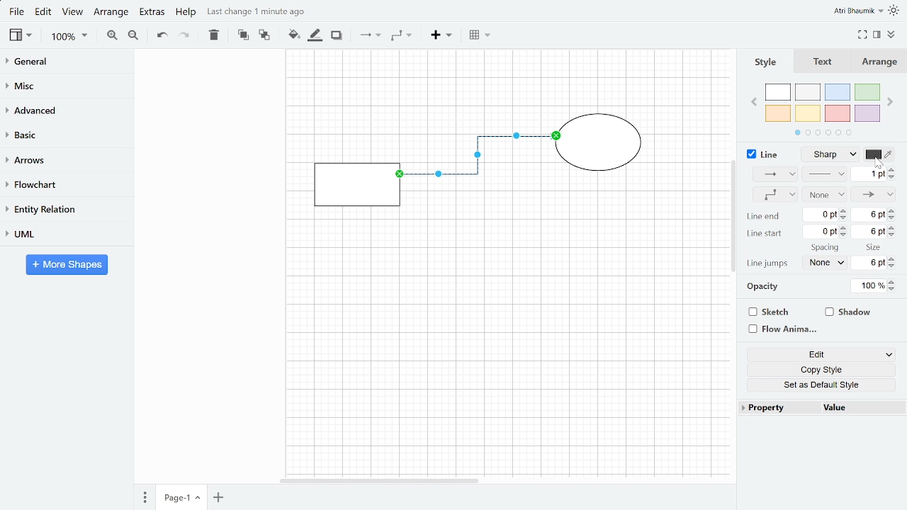 This screenshot has width=907, height=510. Describe the element at coordinates (824, 263) in the screenshot. I see `Current line jumps` at that location.